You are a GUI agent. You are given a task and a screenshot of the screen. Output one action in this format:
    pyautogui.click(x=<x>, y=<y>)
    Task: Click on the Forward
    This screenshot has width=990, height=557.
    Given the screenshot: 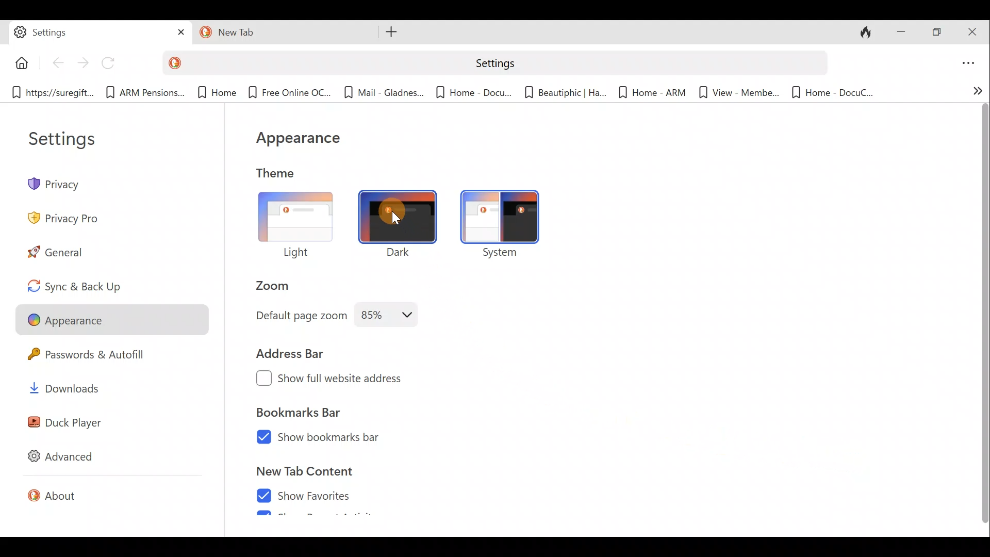 What is the action you would take?
    pyautogui.click(x=85, y=62)
    